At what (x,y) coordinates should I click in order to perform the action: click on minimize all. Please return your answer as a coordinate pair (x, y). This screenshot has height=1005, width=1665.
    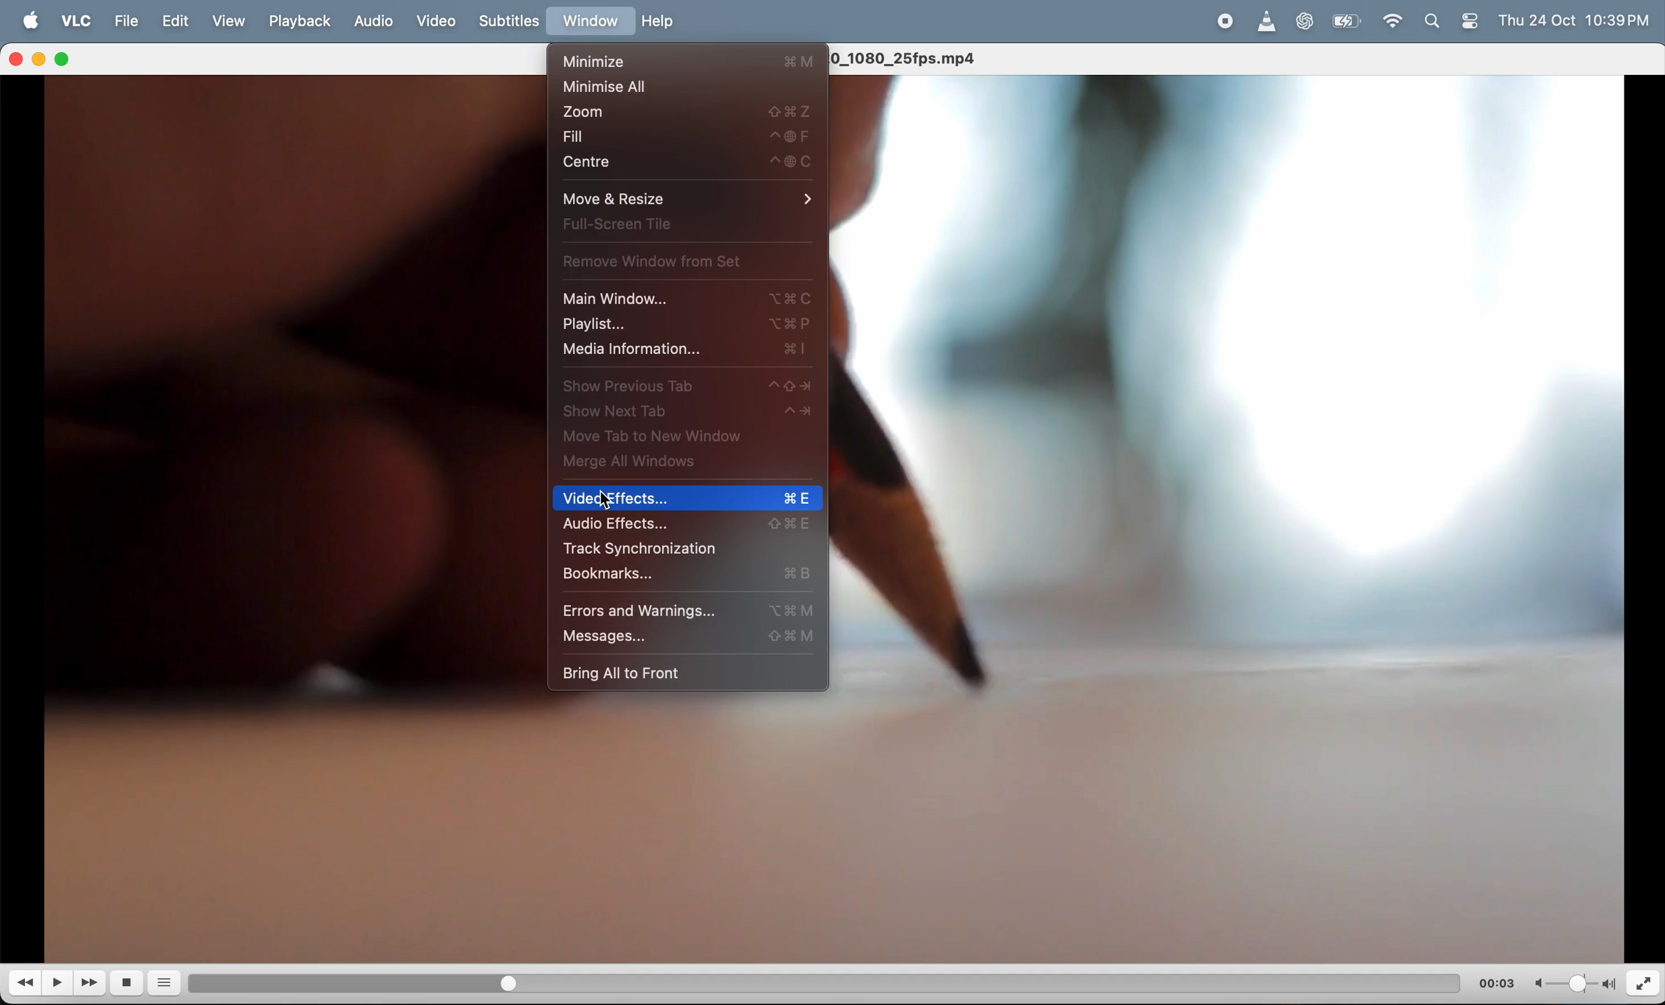
    Looking at the image, I should click on (686, 87).